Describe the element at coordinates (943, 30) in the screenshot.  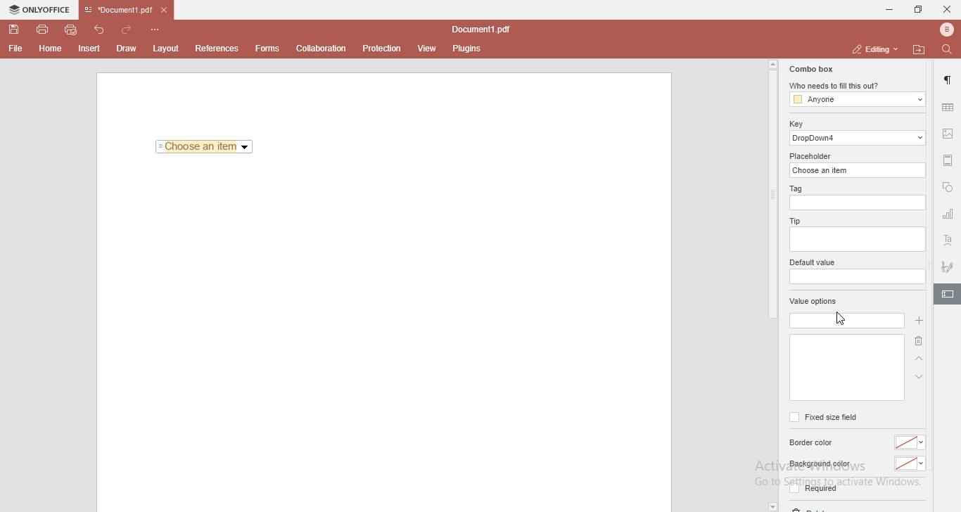
I see `bluetooth` at that location.